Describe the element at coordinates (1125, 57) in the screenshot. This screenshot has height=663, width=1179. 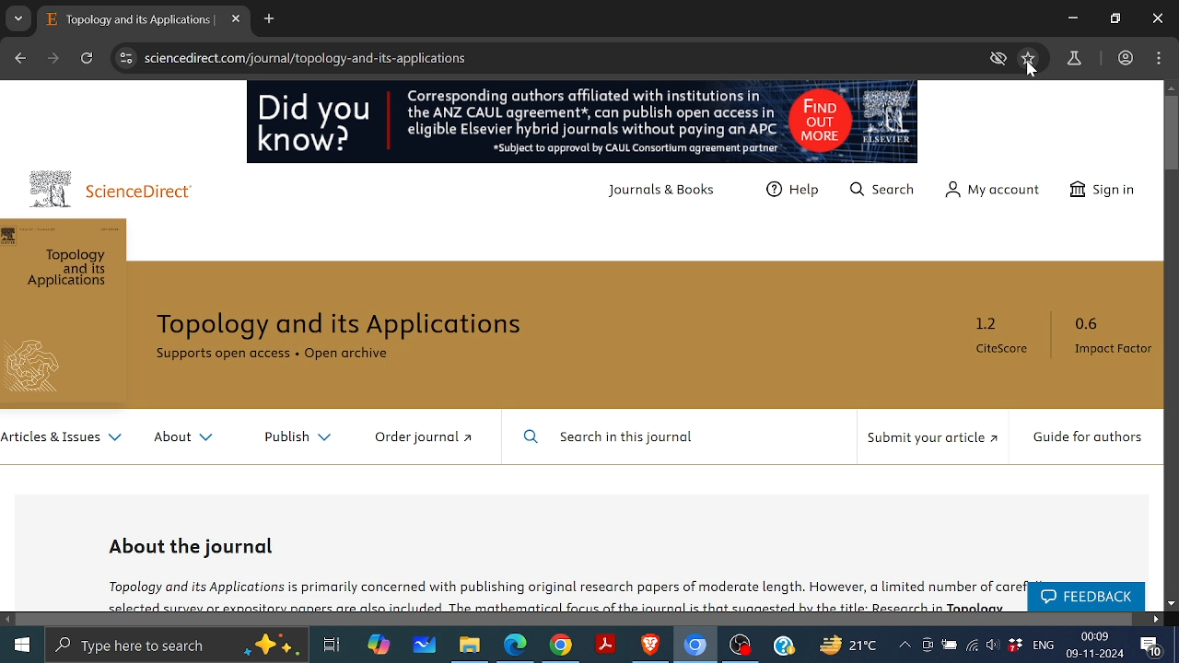
I see `Work` at that location.